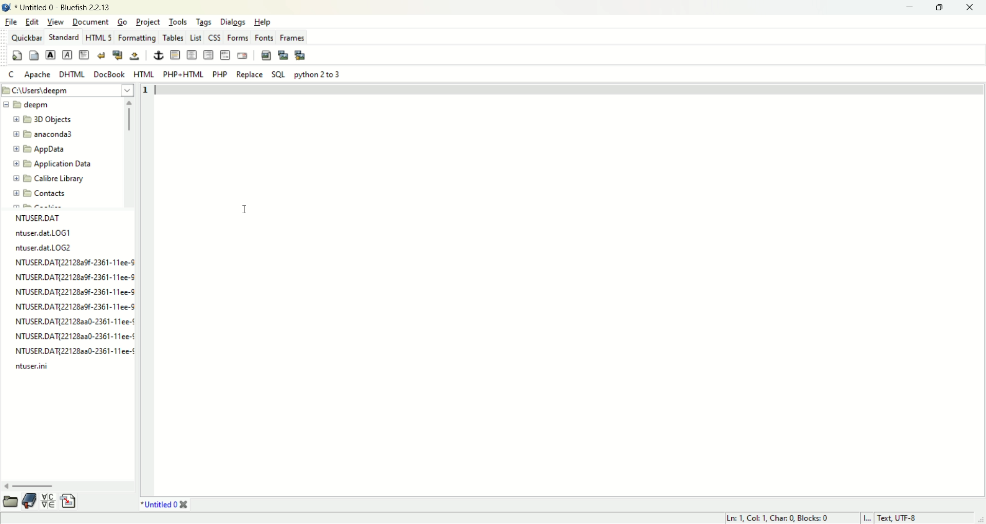 This screenshot has height=524, width=986. What do you see at coordinates (73, 352) in the screenshot?
I see `NTUSER.DAT{22128aa0-2361-11ee-` at bounding box center [73, 352].